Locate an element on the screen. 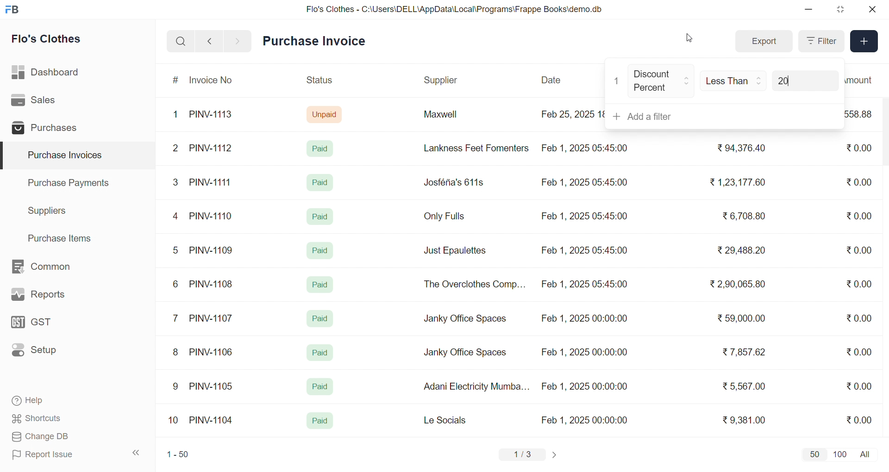 Image resolution: width=889 pixels, height=472 pixels. Josféria's 611s is located at coordinates (452, 181).